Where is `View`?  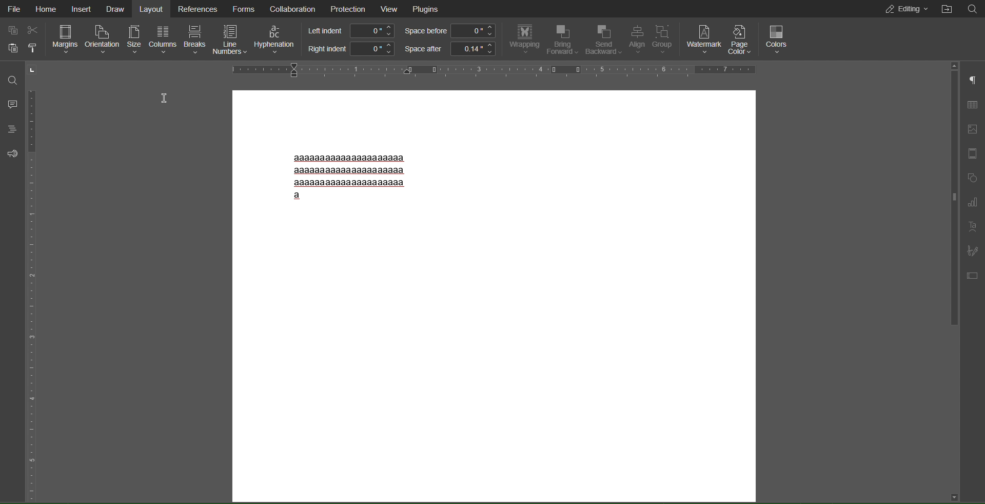
View is located at coordinates (390, 9).